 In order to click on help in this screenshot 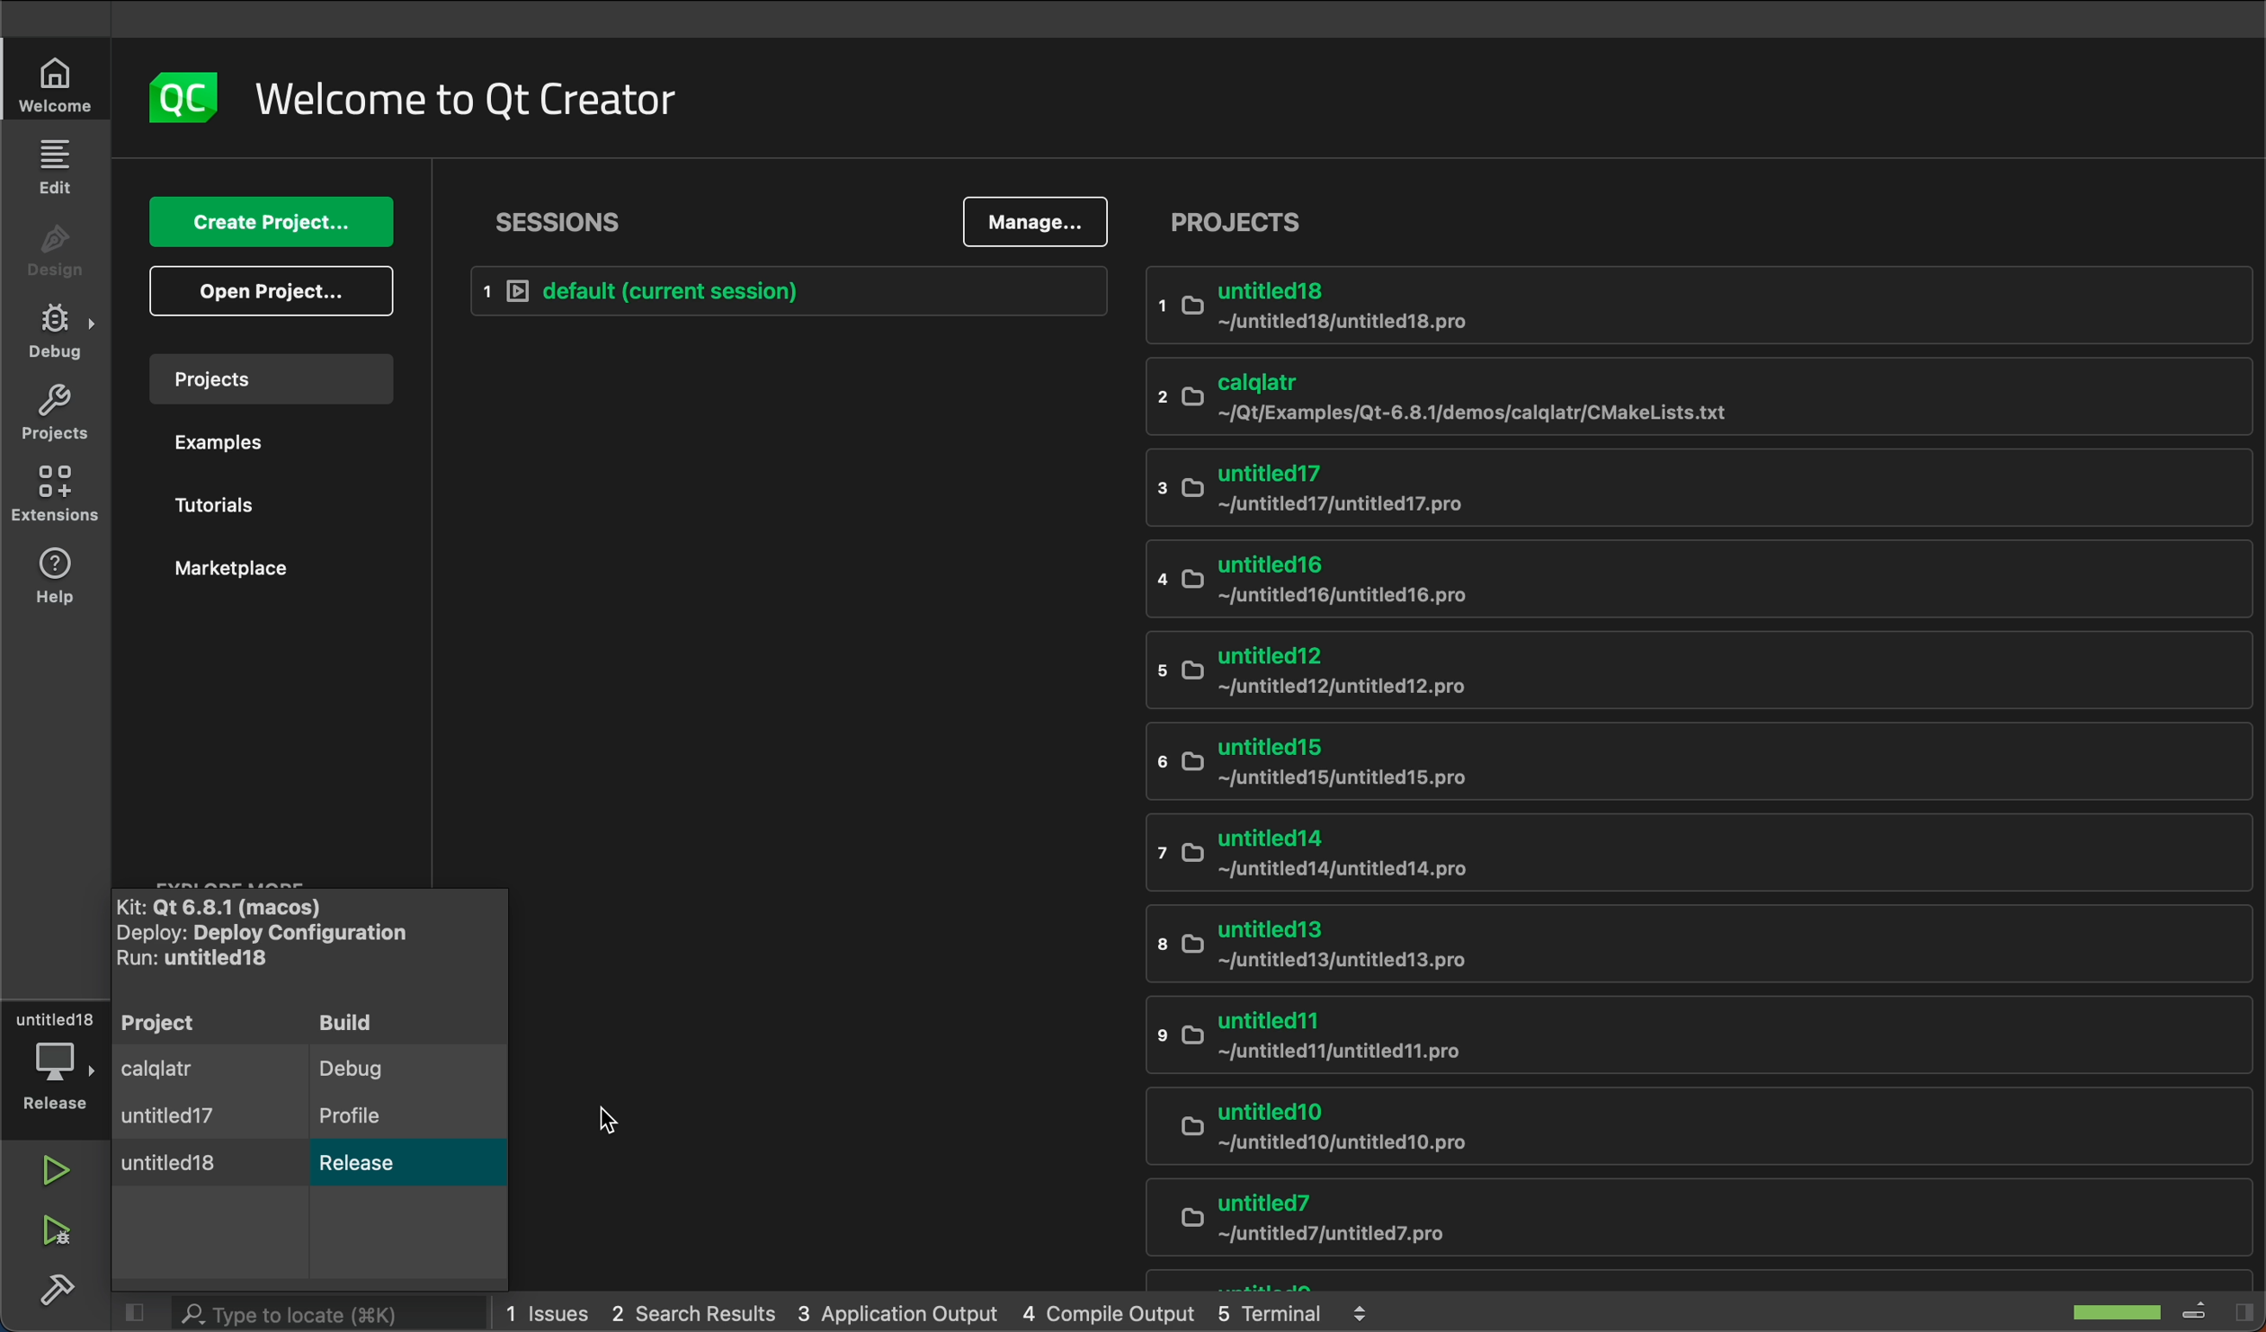, I will do `click(54, 578)`.